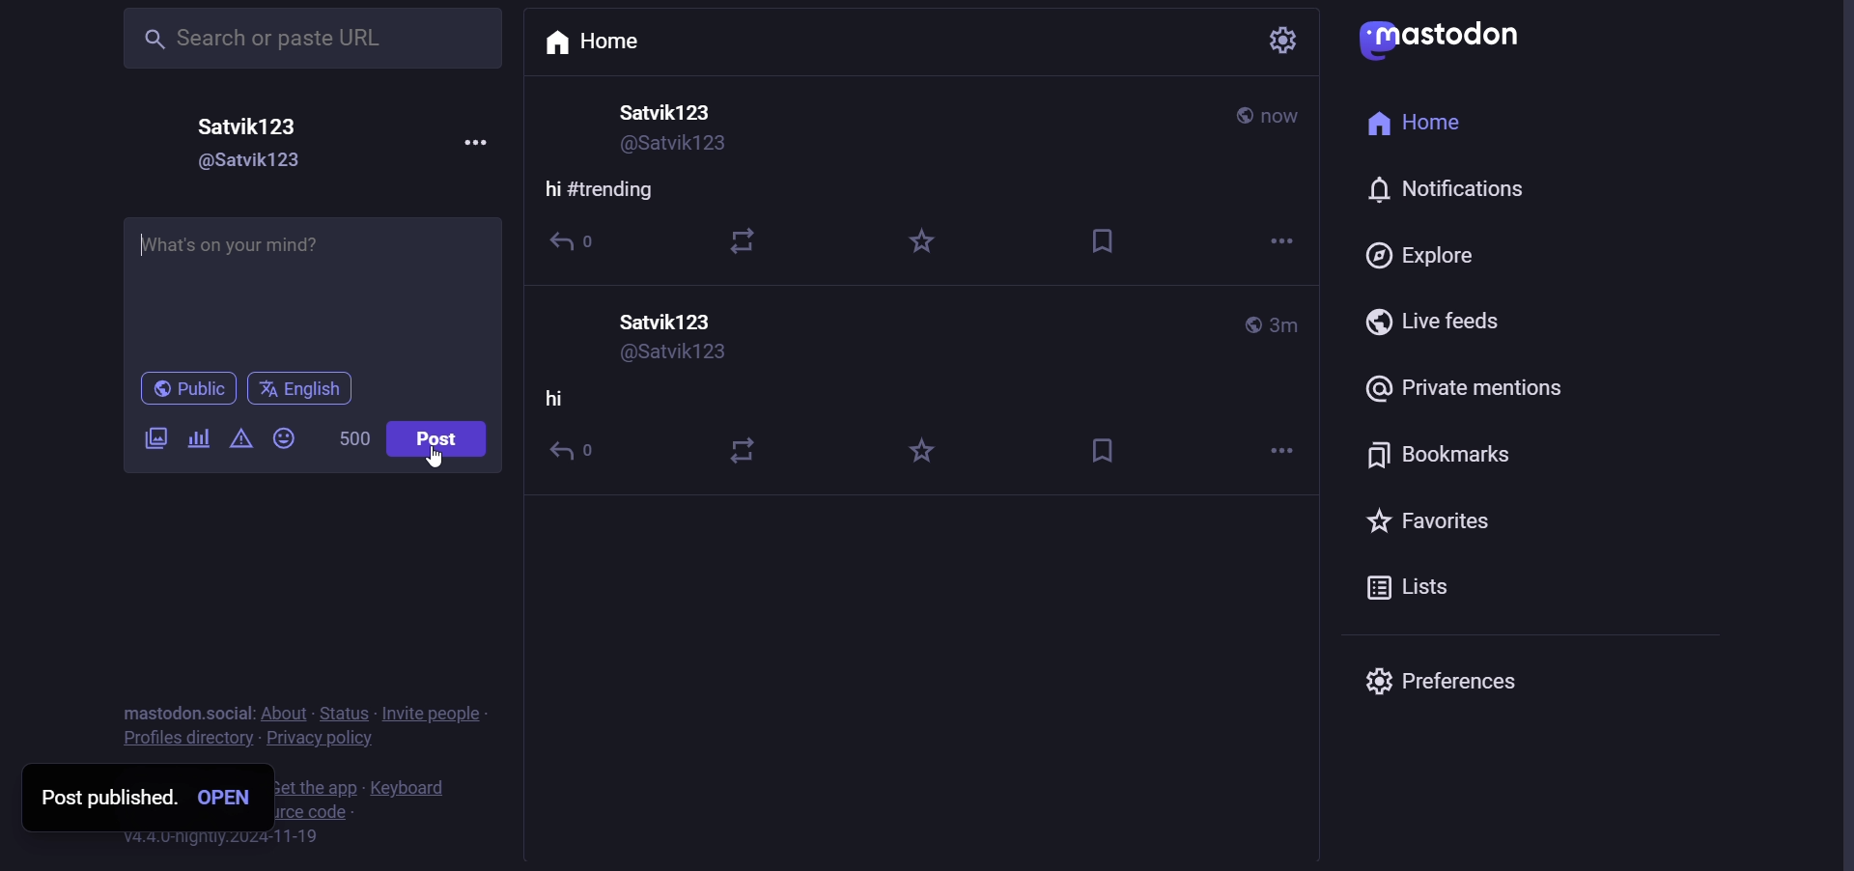  What do you see at coordinates (917, 442) in the screenshot?
I see `favorite` at bounding box center [917, 442].